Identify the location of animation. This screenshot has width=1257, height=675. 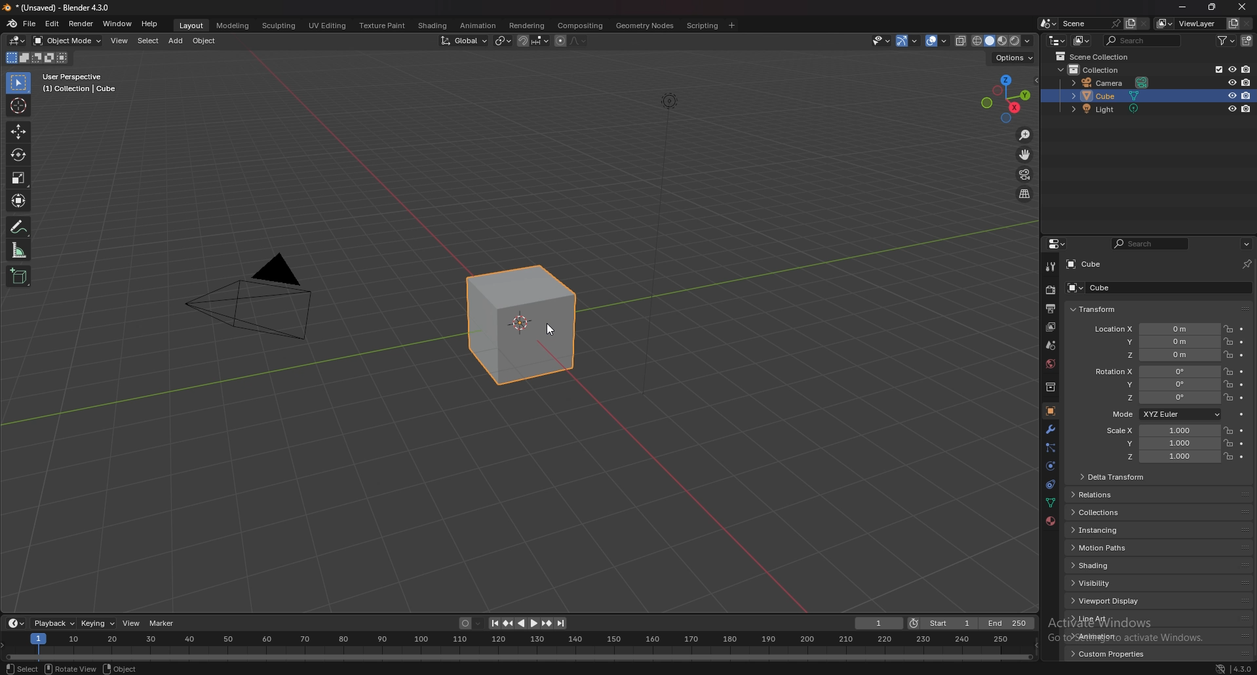
(1115, 636).